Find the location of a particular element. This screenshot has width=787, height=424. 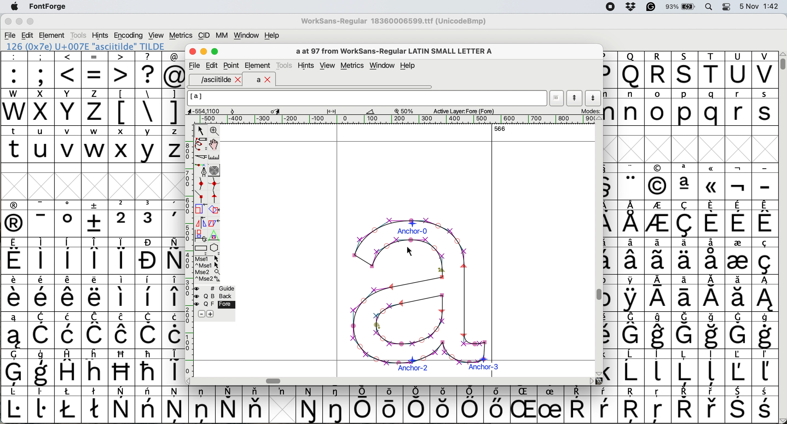

Maximise is located at coordinates (216, 52).